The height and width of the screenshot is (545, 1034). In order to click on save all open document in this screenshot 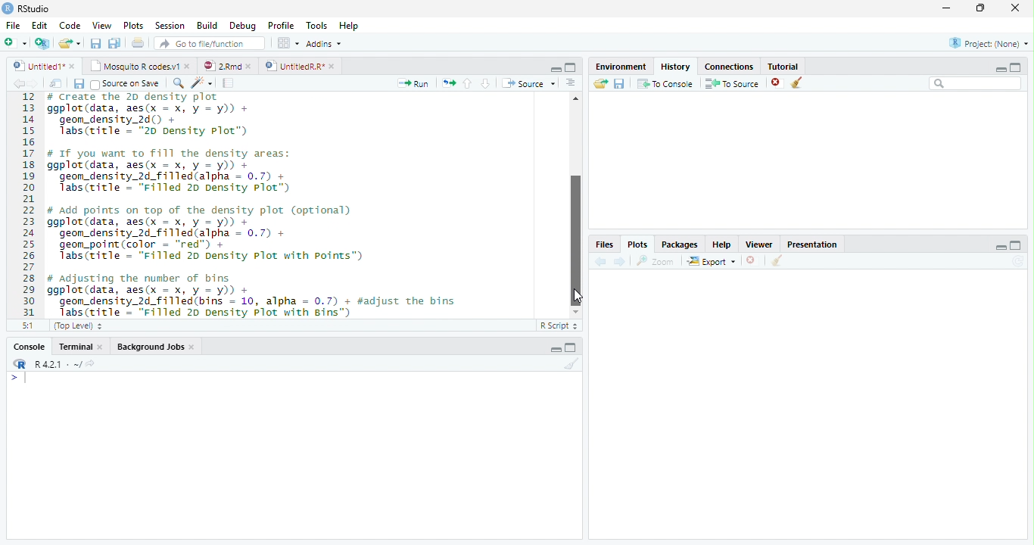, I will do `click(114, 42)`.